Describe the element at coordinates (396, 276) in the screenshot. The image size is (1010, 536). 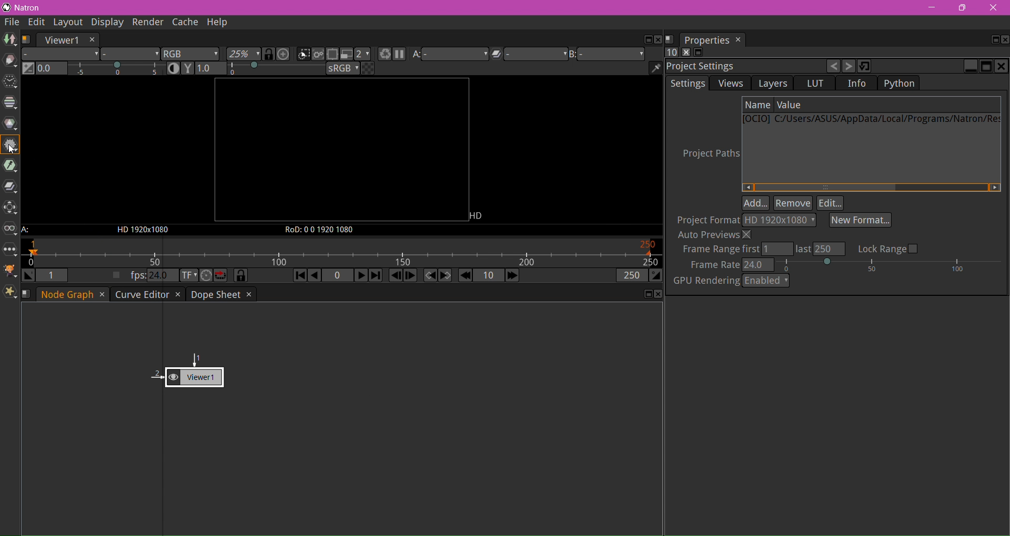
I see `Previous frame` at that location.